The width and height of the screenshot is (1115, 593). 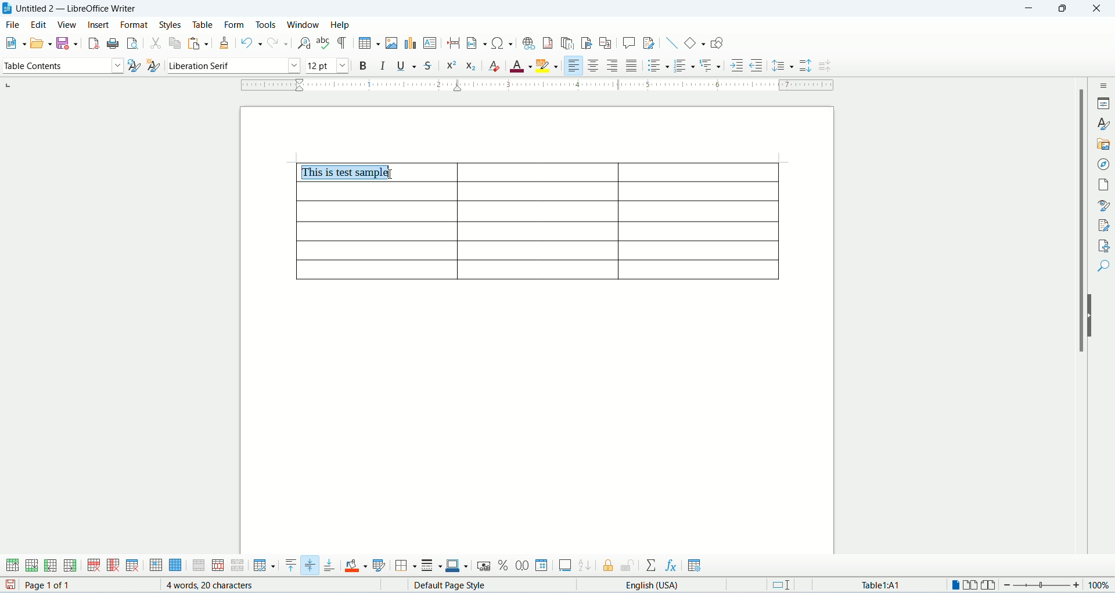 I want to click on insert table, so click(x=368, y=42).